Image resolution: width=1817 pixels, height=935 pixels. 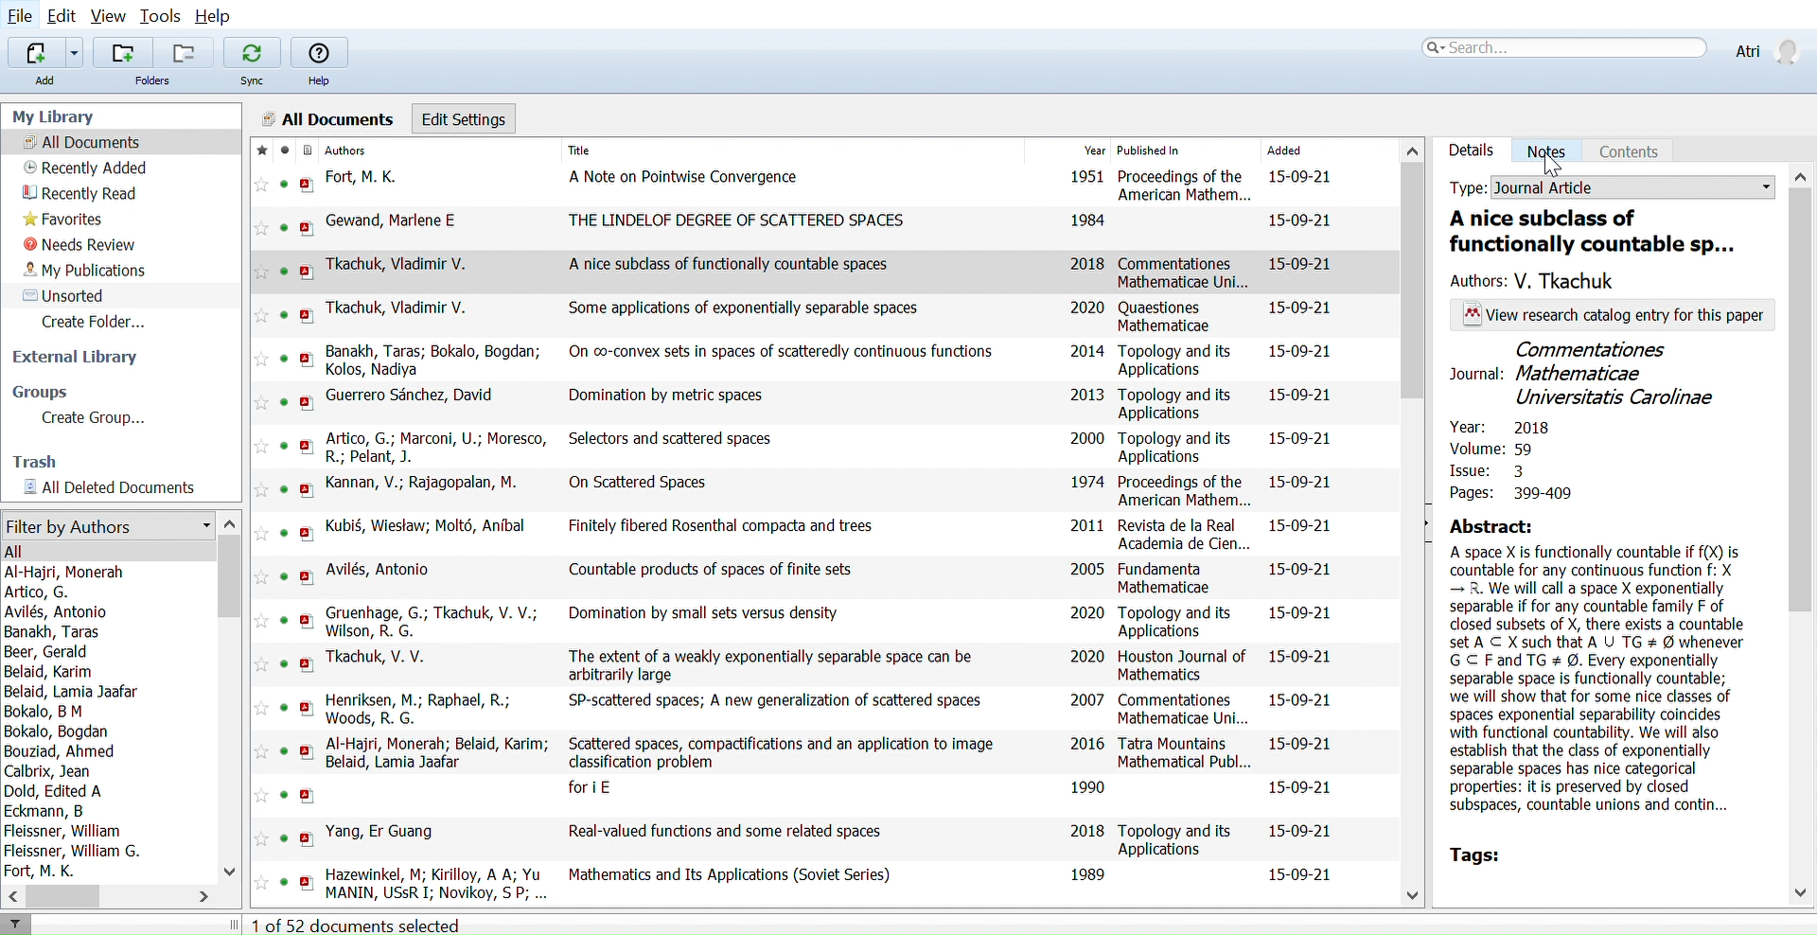 I want to click on Notes, so click(x=1544, y=150).